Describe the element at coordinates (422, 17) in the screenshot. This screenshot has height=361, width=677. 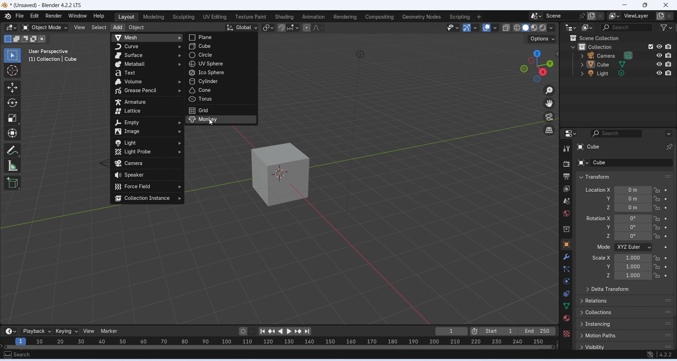
I see `Geometry notes` at that location.